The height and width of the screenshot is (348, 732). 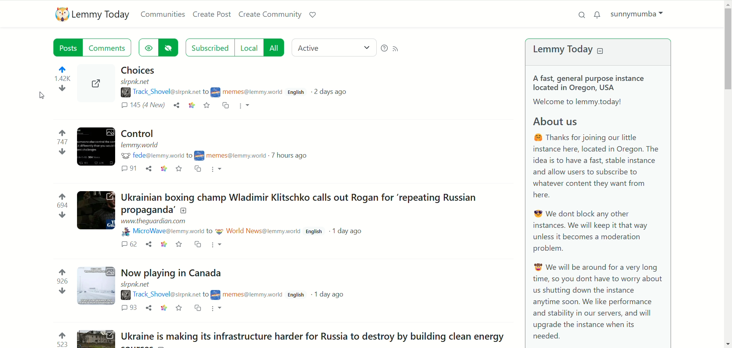 What do you see at coordinates (62, 335) in the screenshot?
I see `upvote` at bounding box center [62, 335].